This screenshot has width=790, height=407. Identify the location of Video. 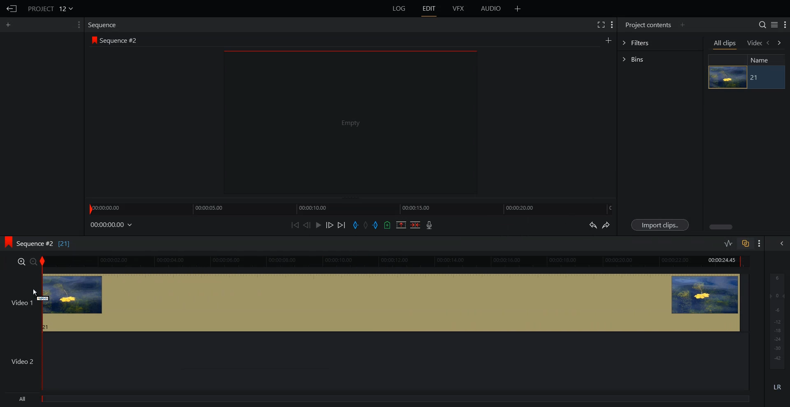
(754, 43).